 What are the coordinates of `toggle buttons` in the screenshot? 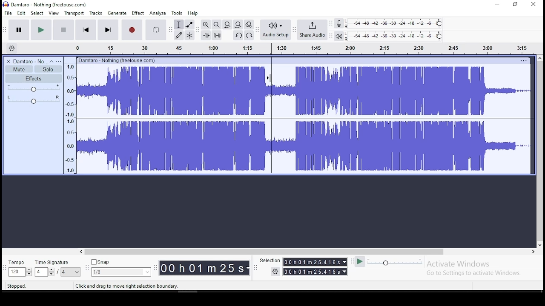 It's located at (45, 272).